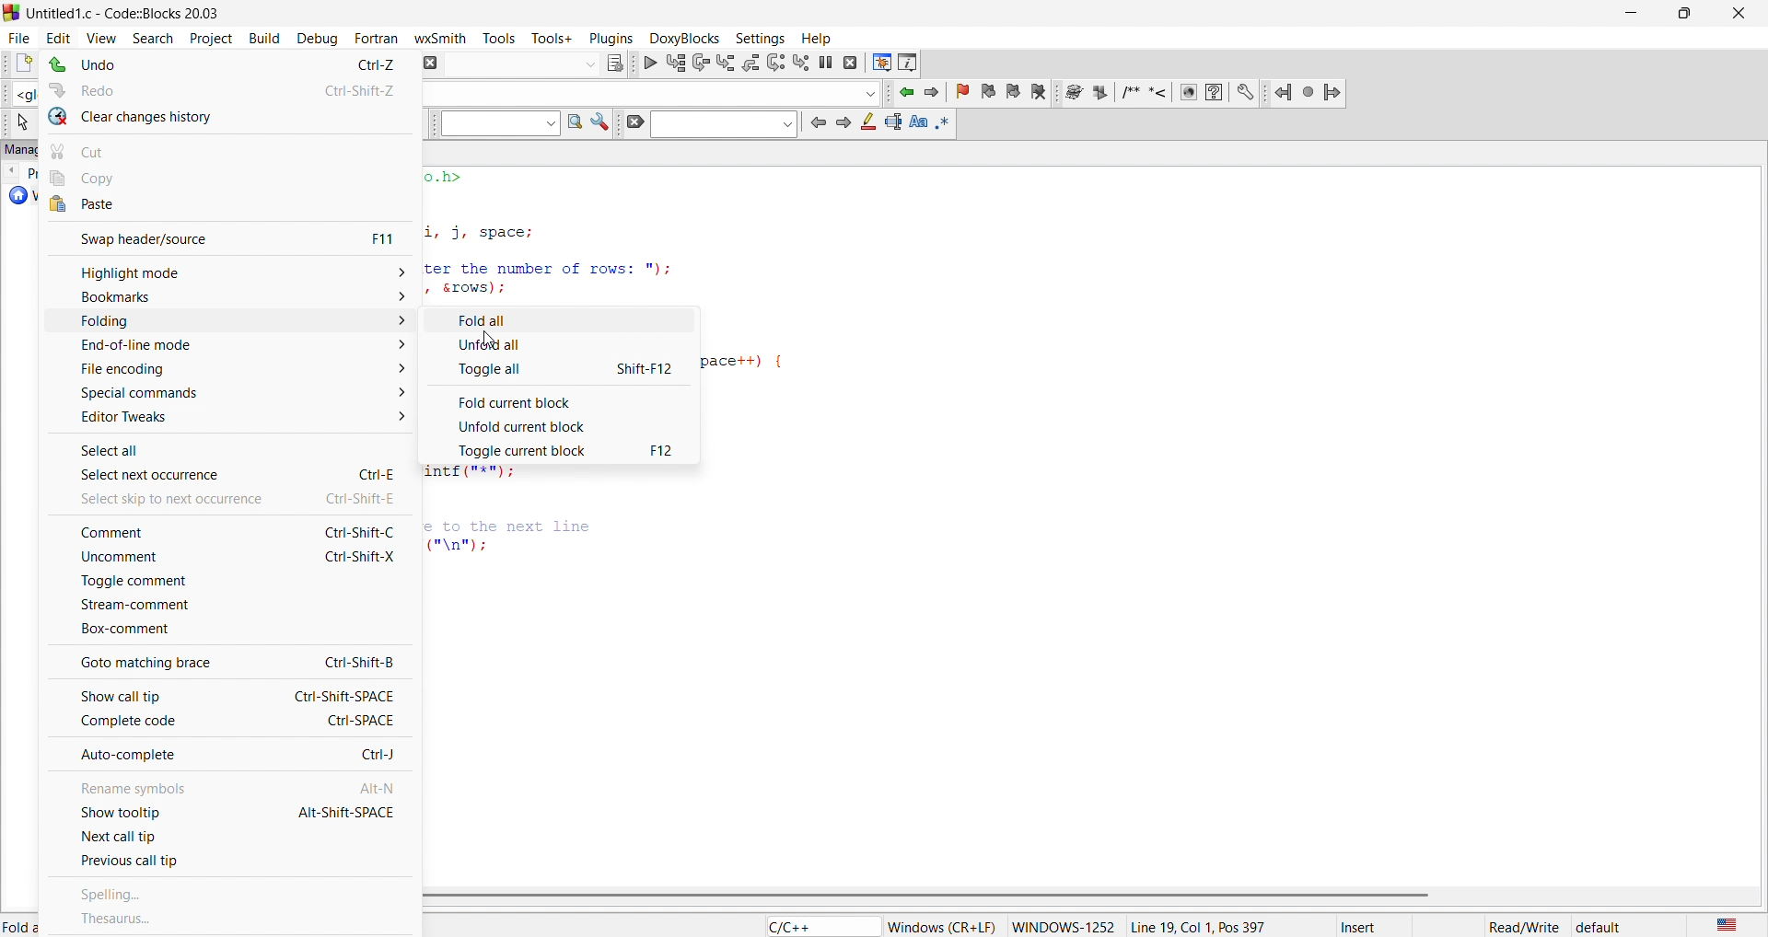  What do you see at coordinates (227, 272) in the screenshot?
I see `highlight mode` at bounding box center [227, 272].